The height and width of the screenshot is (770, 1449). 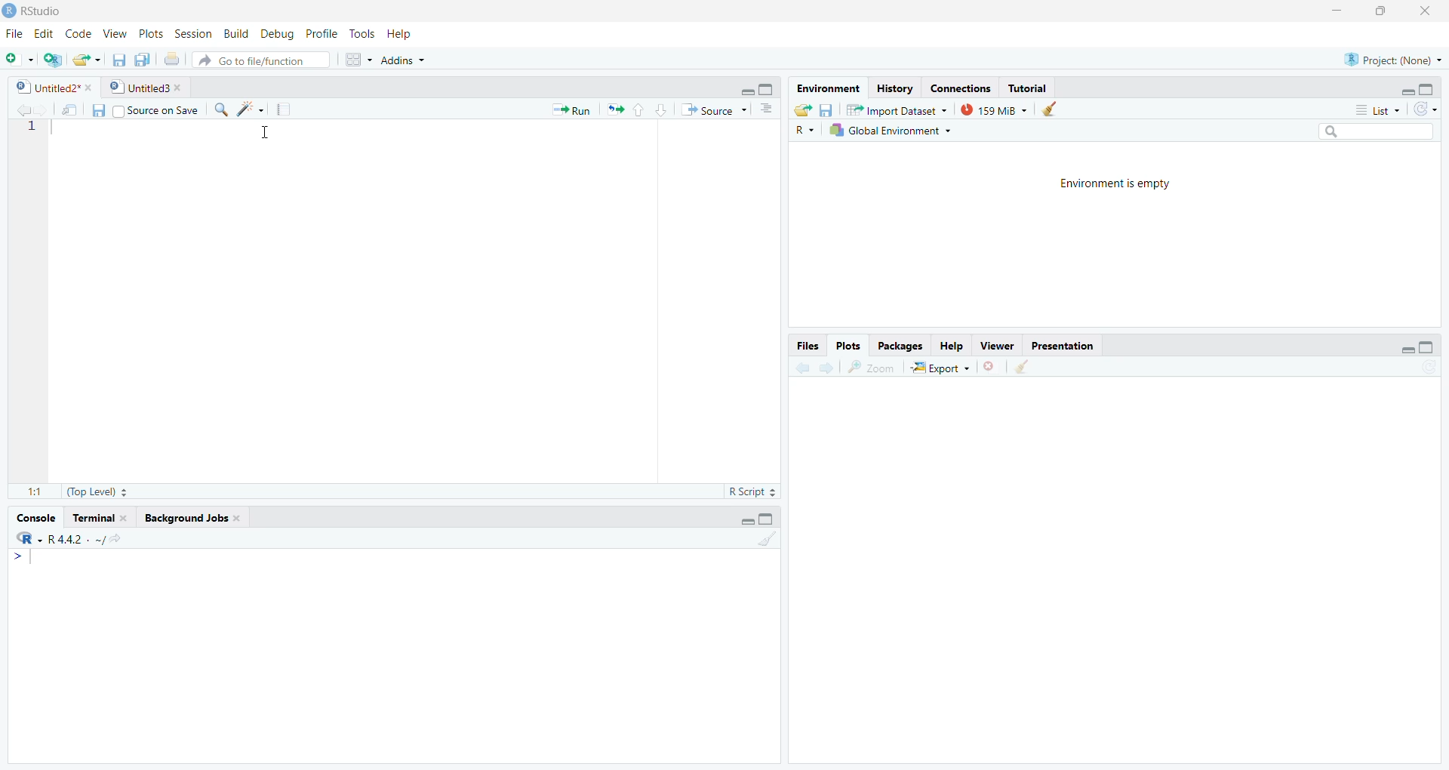 I want to click on Environment is empty, so click(x=1115, y=182).